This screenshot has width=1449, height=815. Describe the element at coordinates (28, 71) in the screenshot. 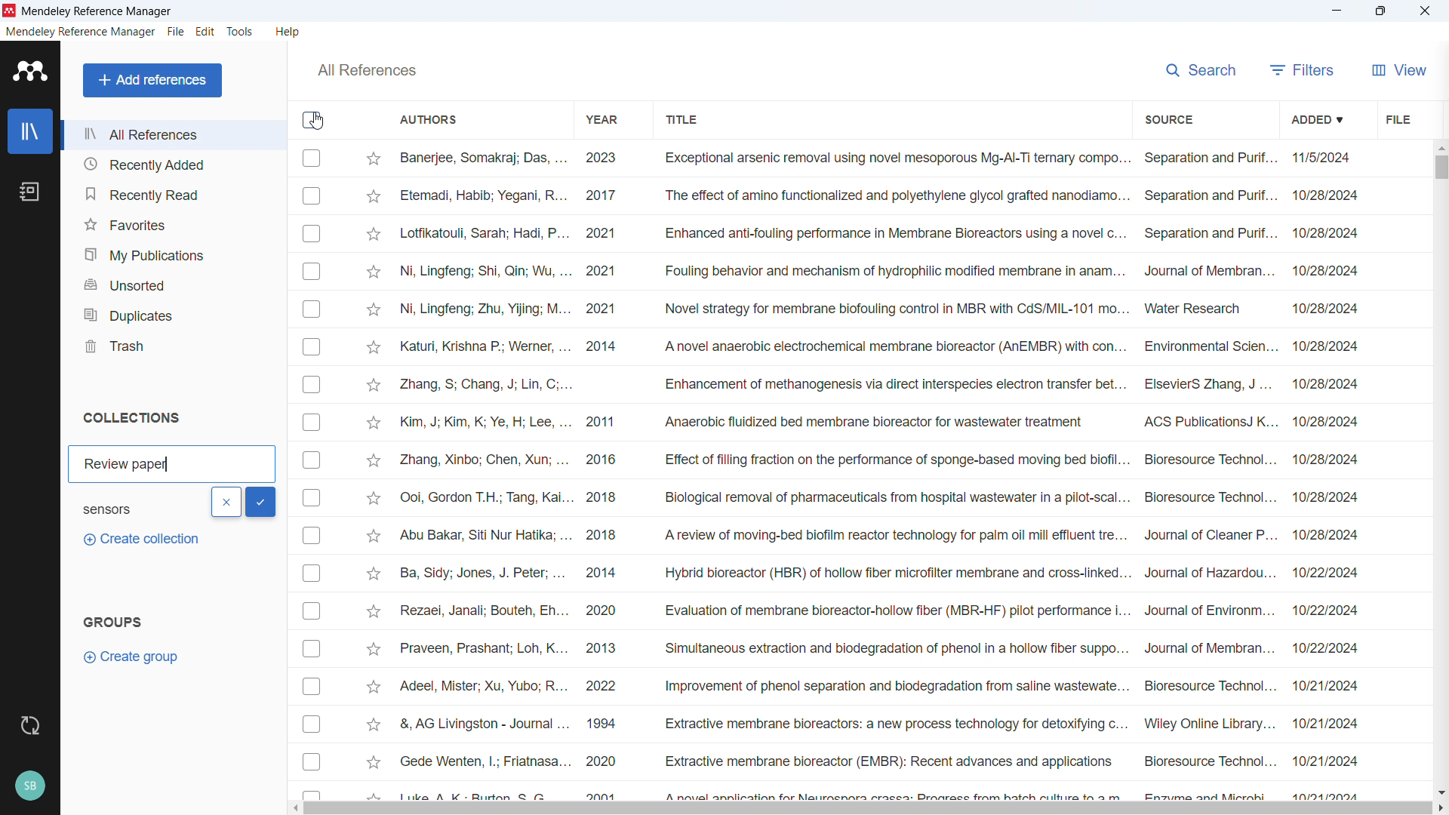

I see `Software Logo ` at that location.